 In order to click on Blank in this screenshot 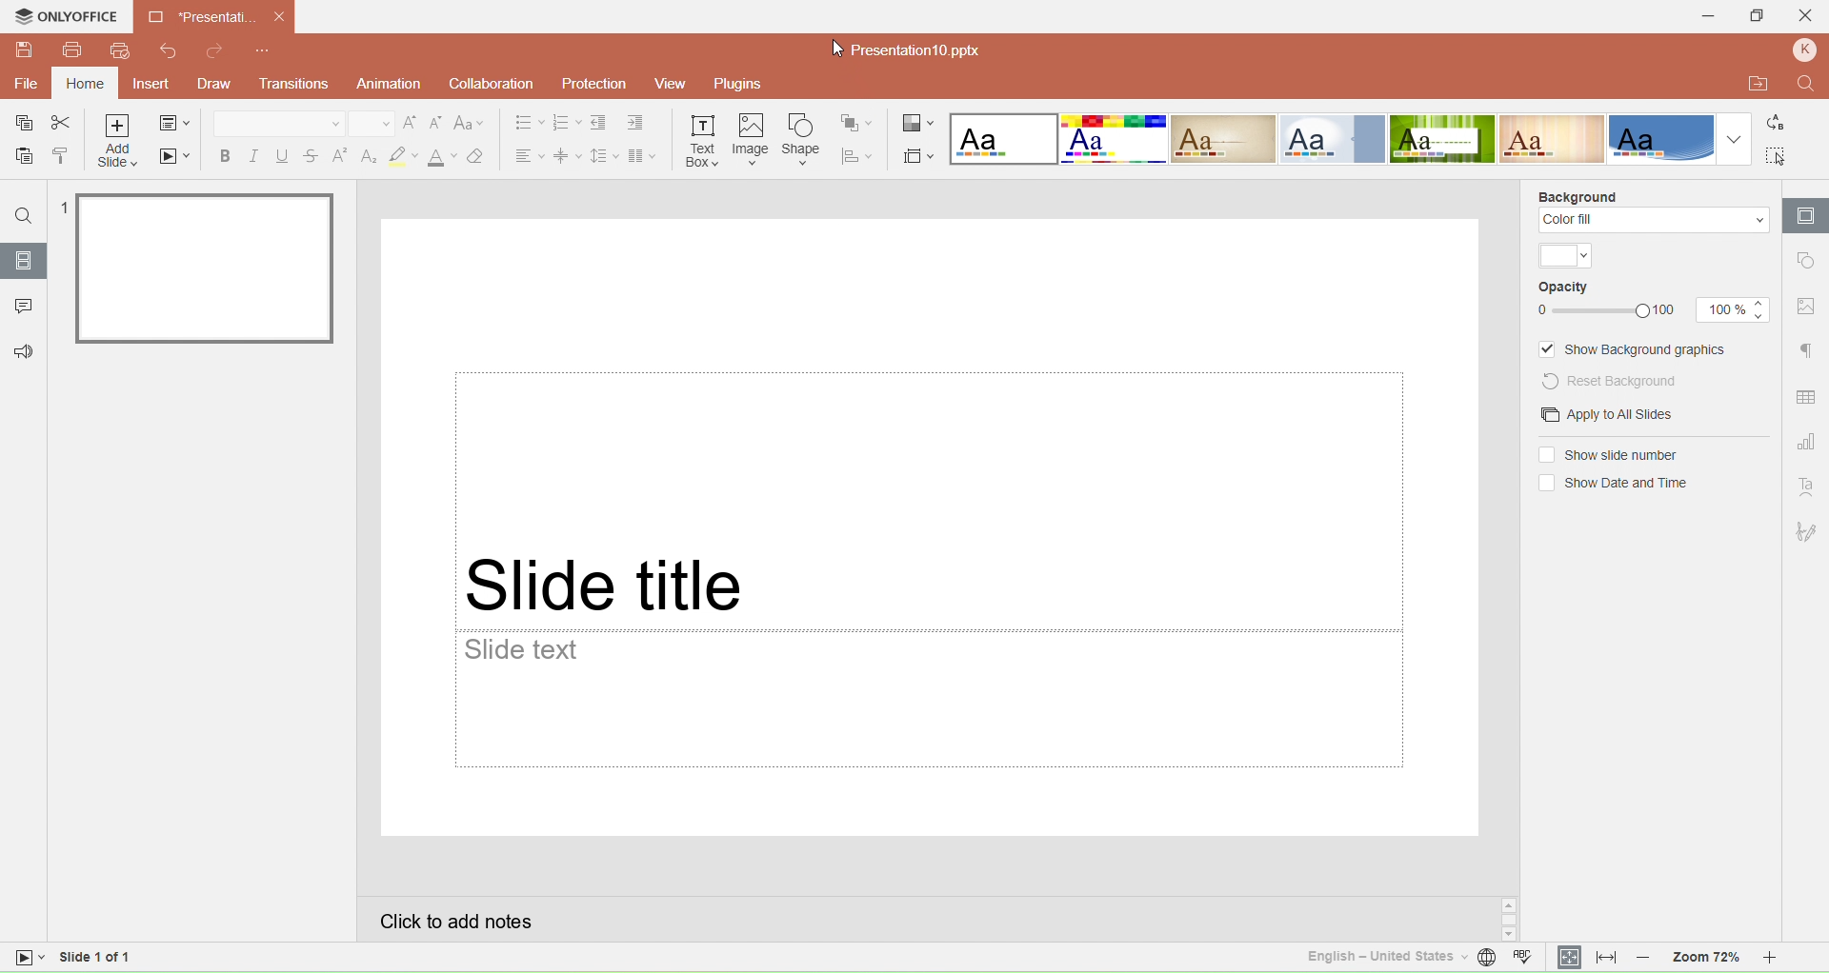, I will do `click(1002, 139)`.